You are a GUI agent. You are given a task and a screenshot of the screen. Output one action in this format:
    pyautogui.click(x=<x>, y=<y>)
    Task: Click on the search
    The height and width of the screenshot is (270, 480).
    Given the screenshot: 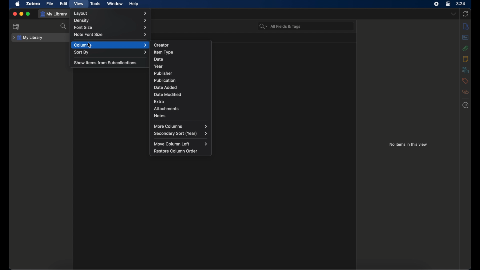 What is the action you would take?
    pyautogui.click(x=62, y=26)
    